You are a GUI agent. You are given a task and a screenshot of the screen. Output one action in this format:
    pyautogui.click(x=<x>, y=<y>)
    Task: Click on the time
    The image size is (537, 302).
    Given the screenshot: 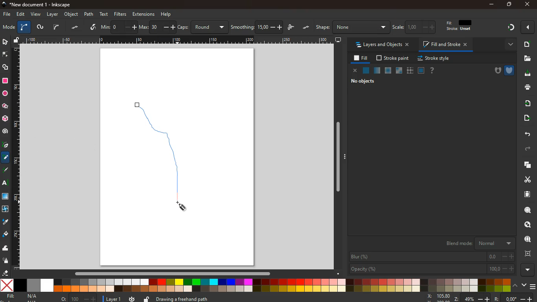 What is the action you would take?
    pyautogui.click(x=132, y=299)
    